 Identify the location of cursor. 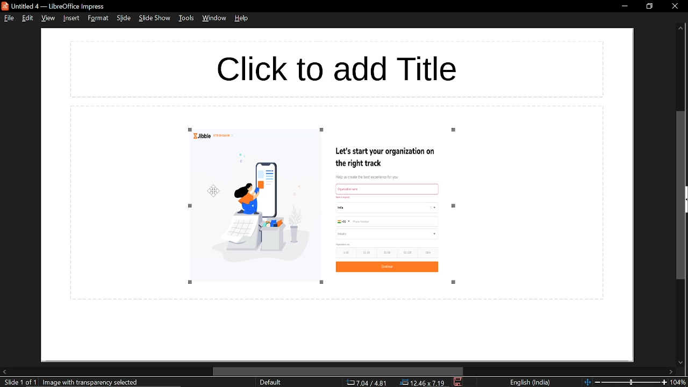
(214, 191).